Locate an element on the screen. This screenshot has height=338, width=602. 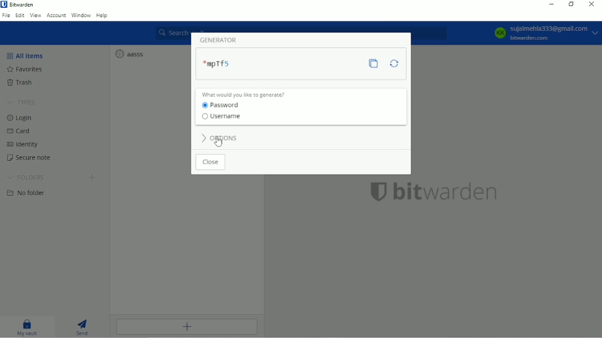
Trash is located at coordinates (24, 83).